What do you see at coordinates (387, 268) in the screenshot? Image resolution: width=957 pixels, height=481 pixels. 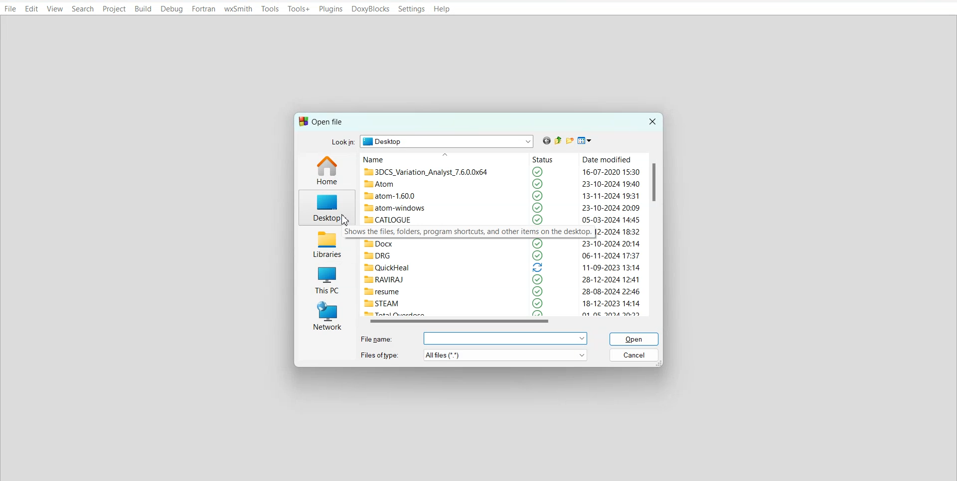 I see `QuickHeal` at bounding box center [387, 268].